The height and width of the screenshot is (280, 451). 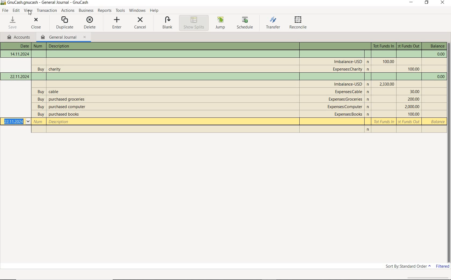 What do you see at coordinates (69, 99) in the screenshot?
I see `description` at bounding box center [69, 99].